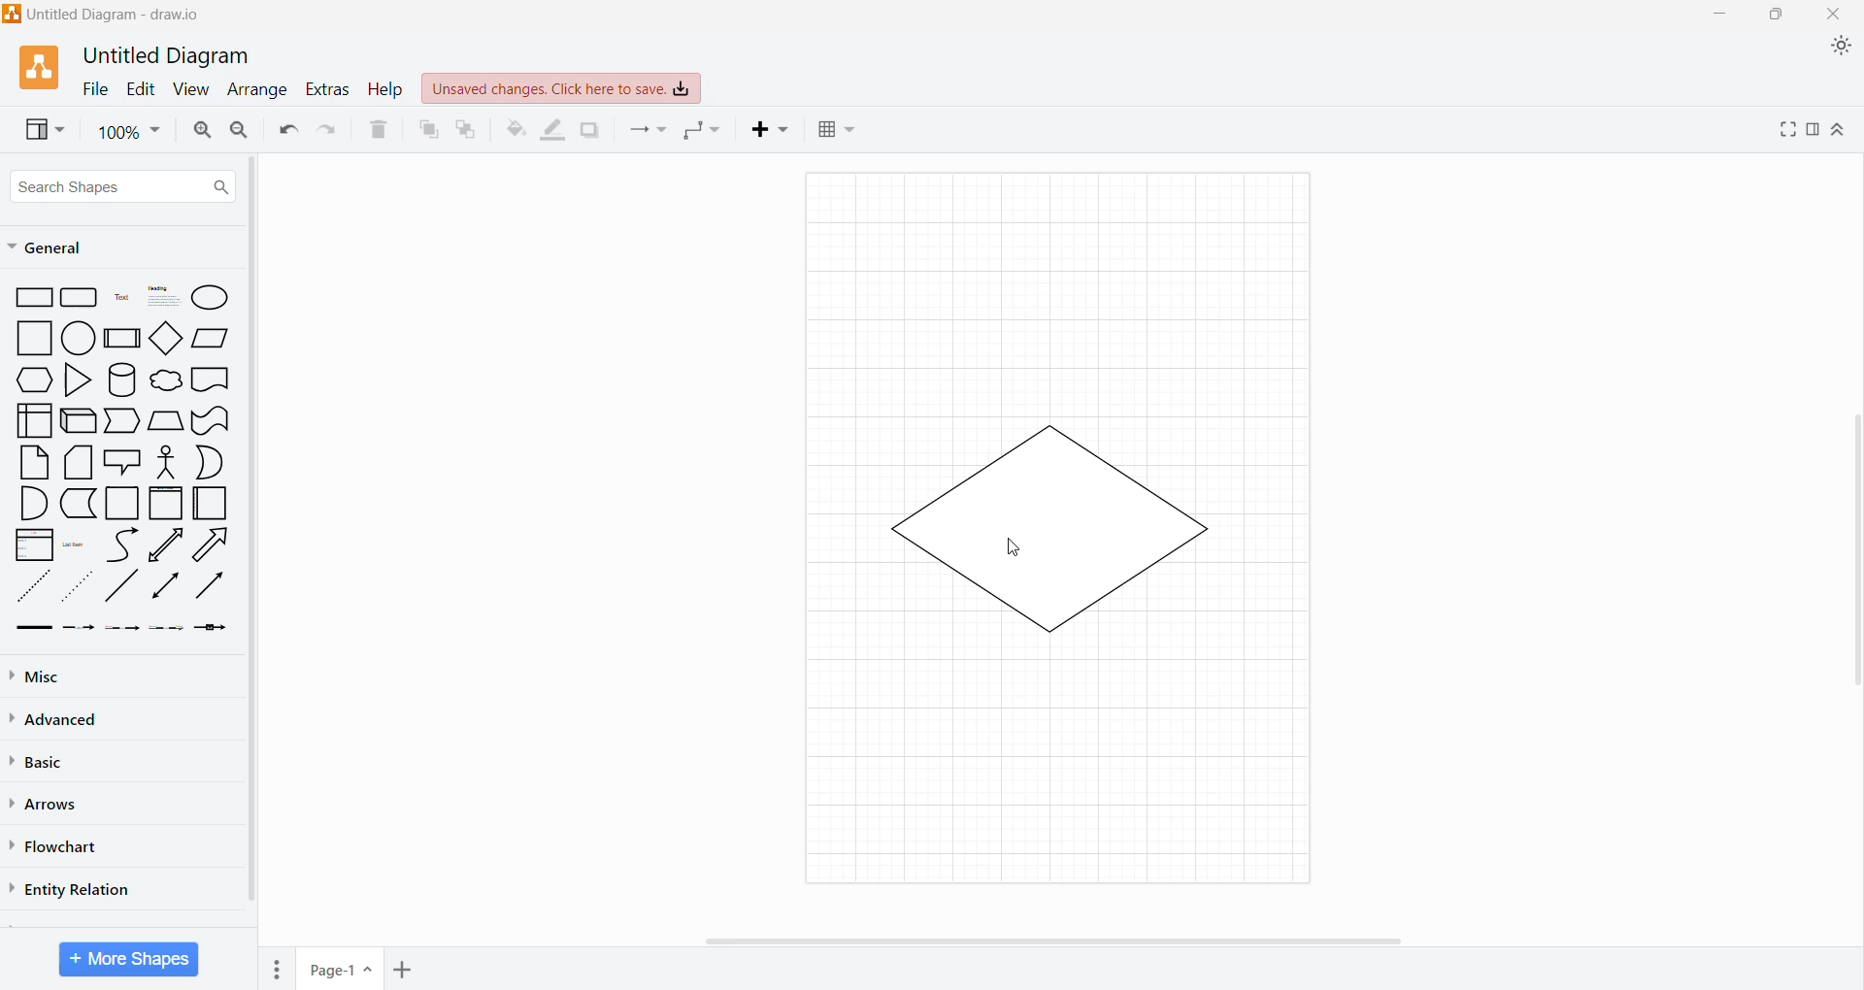  What do you see at coordinates (129, 959) in the screenshot?
I see `More Shapes` at bounding box center [129, 959].